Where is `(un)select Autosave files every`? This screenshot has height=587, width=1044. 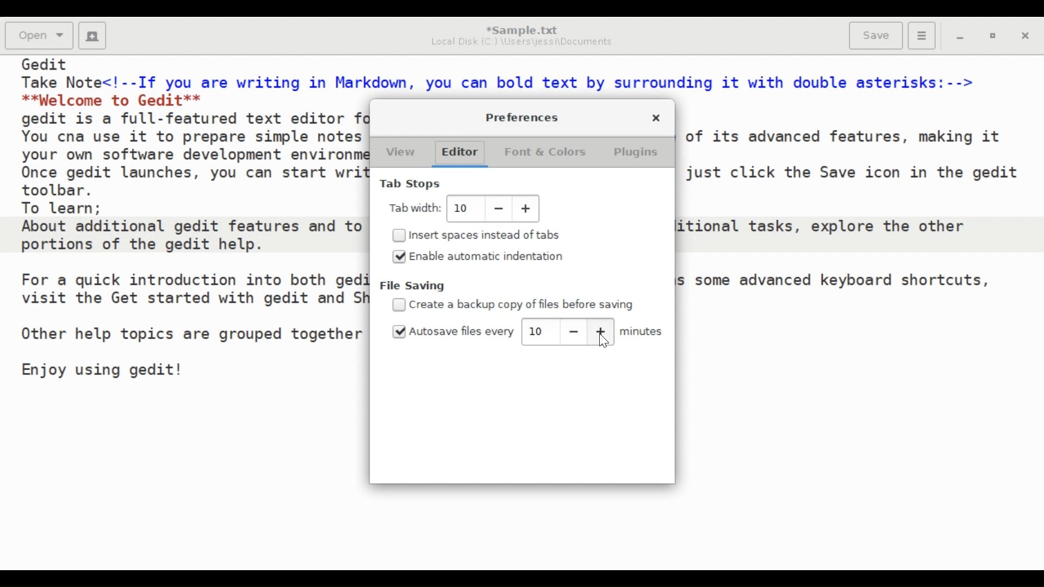 (un)select Autosave files every is located at coordinates (452, 331).